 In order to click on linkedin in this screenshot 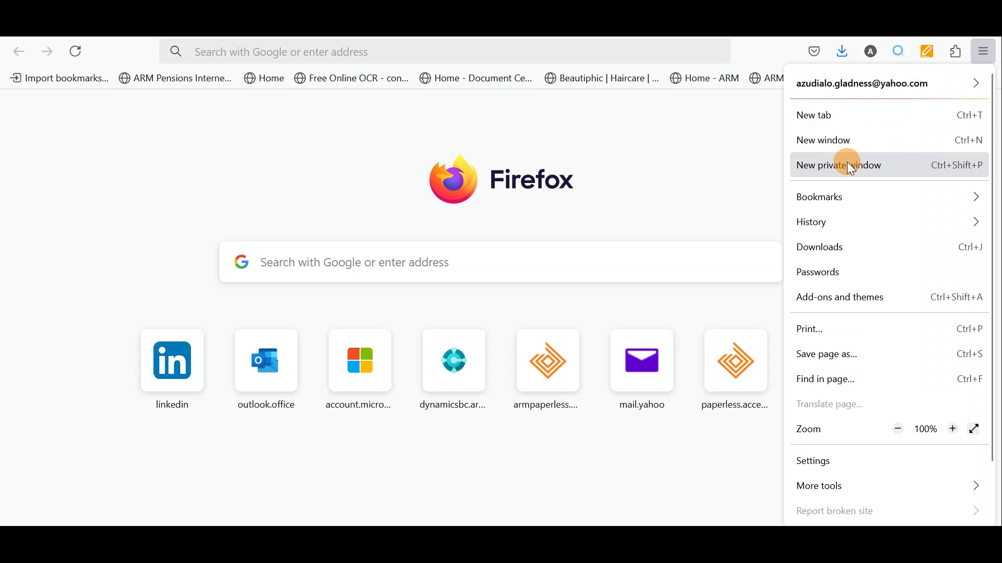, I will do `click(172, 370)`.